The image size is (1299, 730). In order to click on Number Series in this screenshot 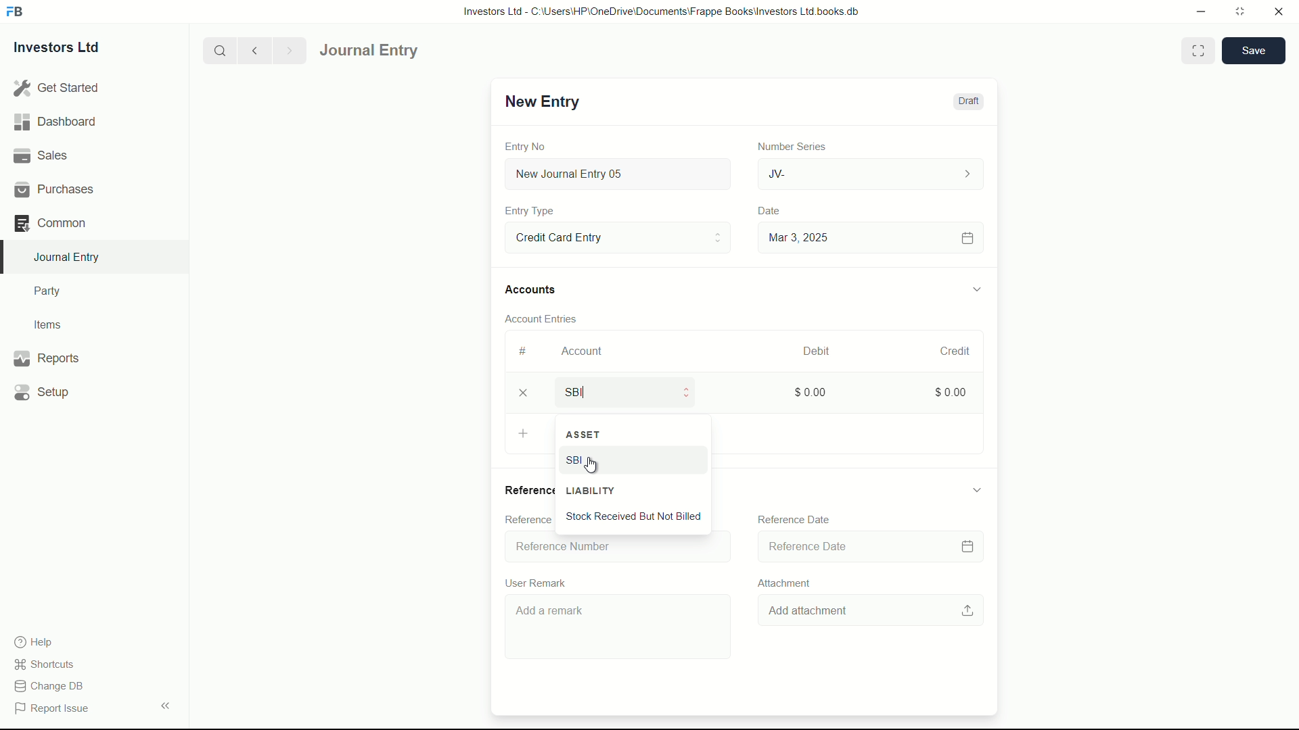, I will do `click(786, 145)`.